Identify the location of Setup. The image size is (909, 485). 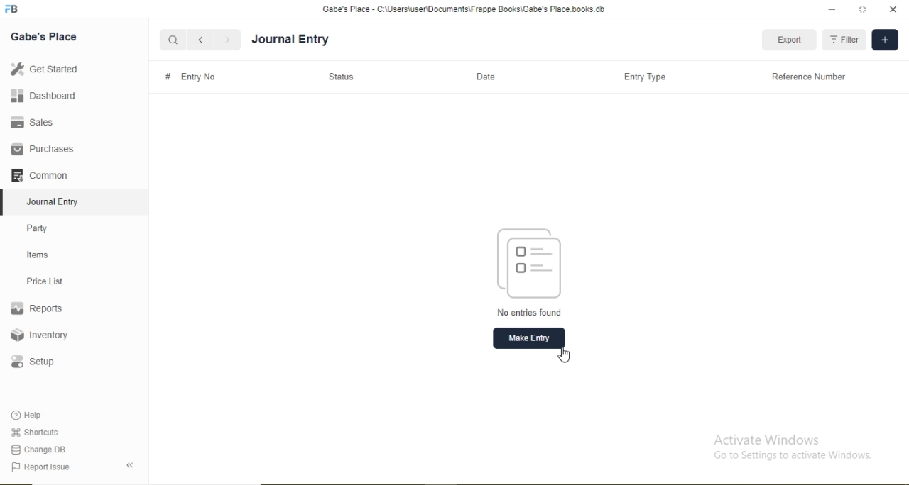
(32, 362).